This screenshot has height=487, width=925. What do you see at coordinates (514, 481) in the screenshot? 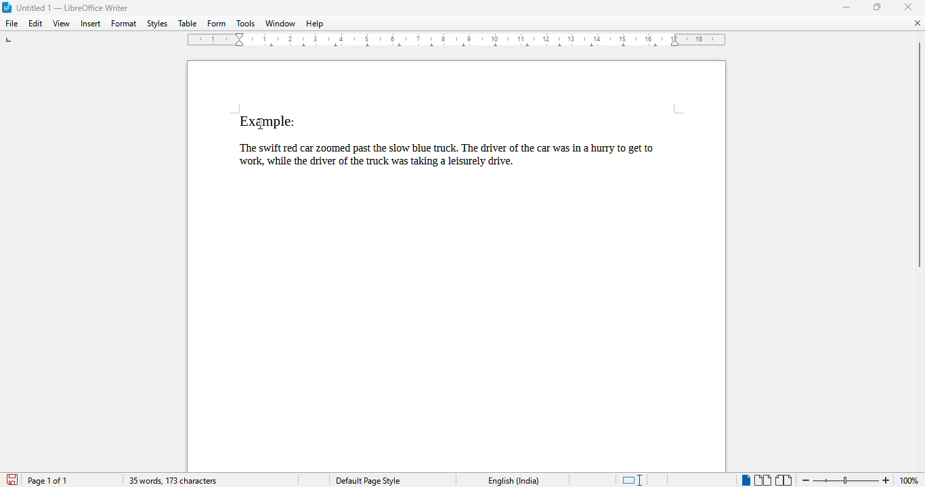
I see `English (India)` at bounding box center [514, 481].